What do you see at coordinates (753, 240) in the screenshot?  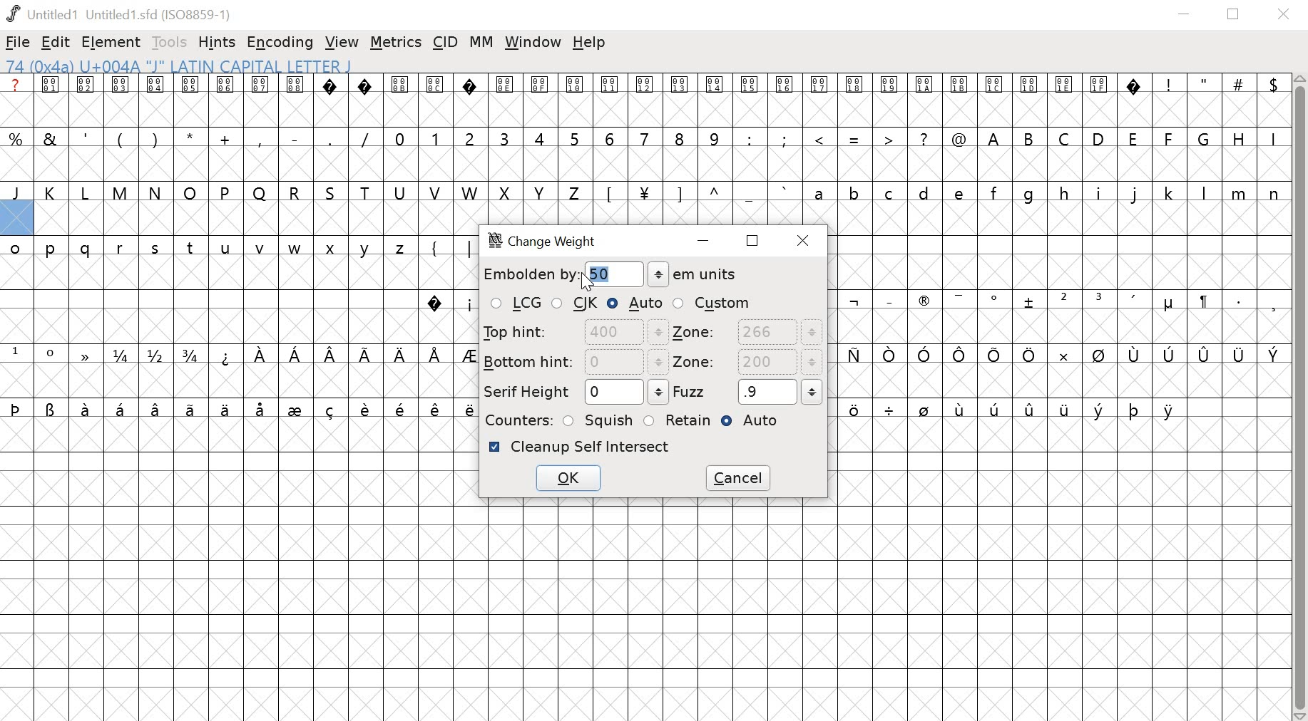 I see `restore down` at bounding box center [753, 240].